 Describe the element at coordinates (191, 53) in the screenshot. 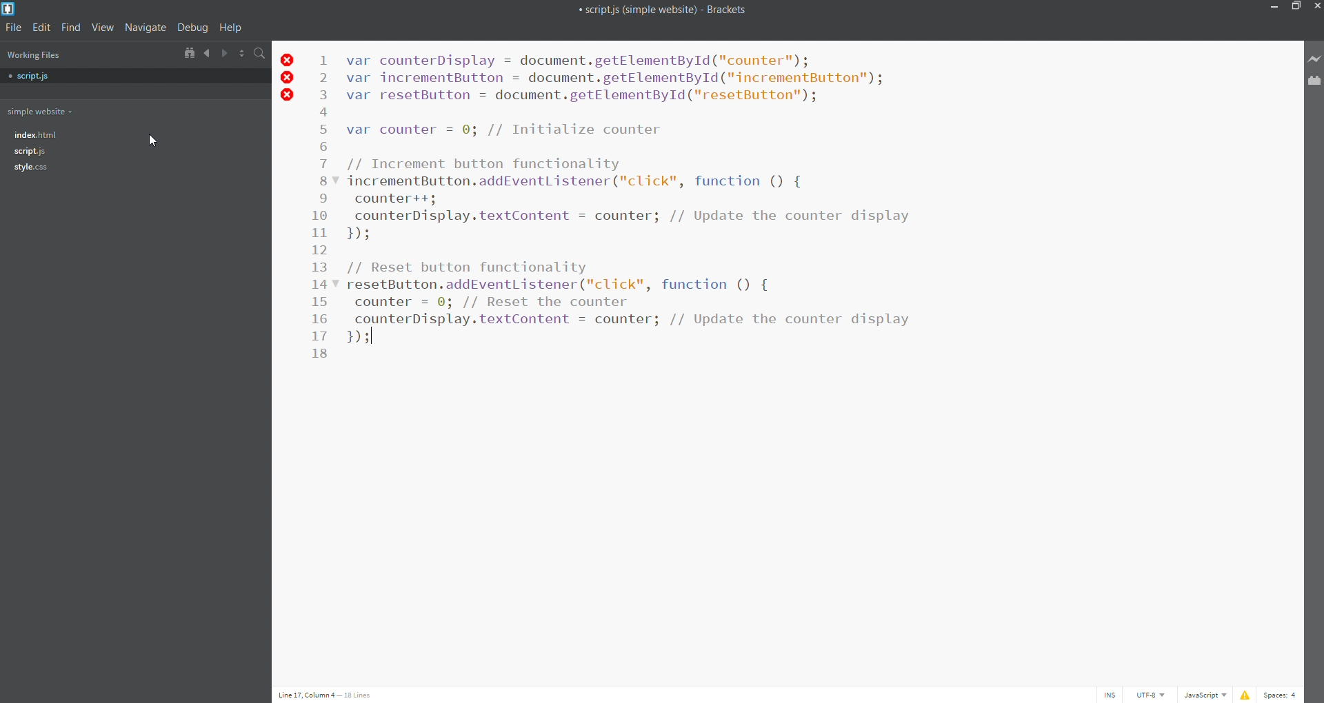

I see `show in file tree` at that location.